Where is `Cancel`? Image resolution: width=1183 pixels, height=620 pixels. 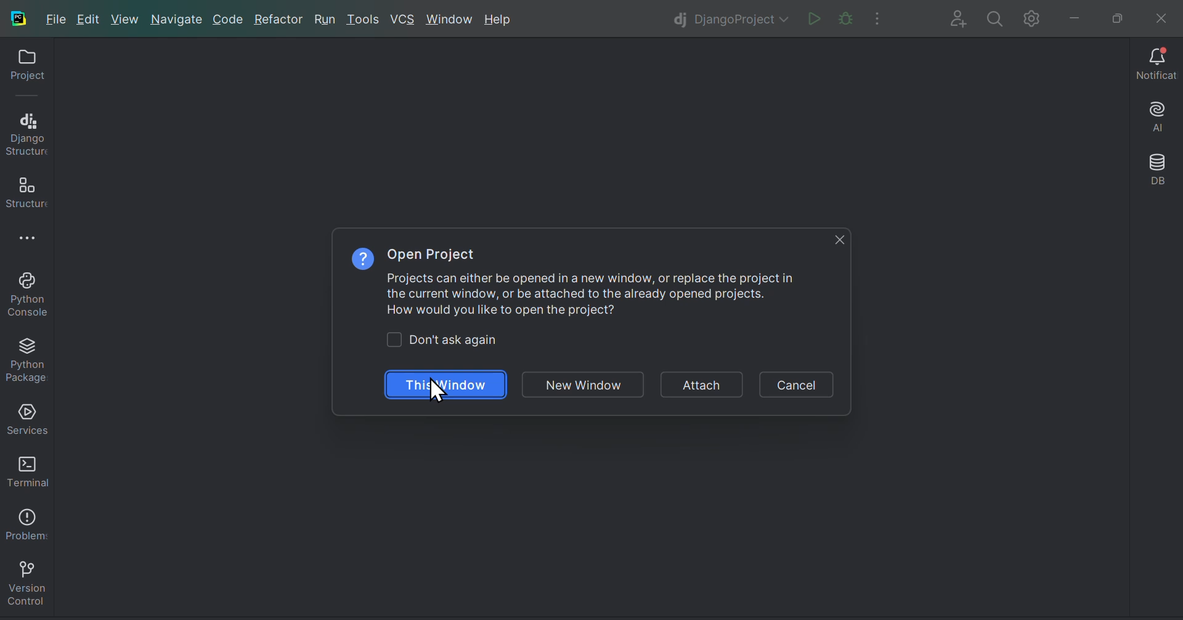 Cancel is located at coordinates (797, 381).